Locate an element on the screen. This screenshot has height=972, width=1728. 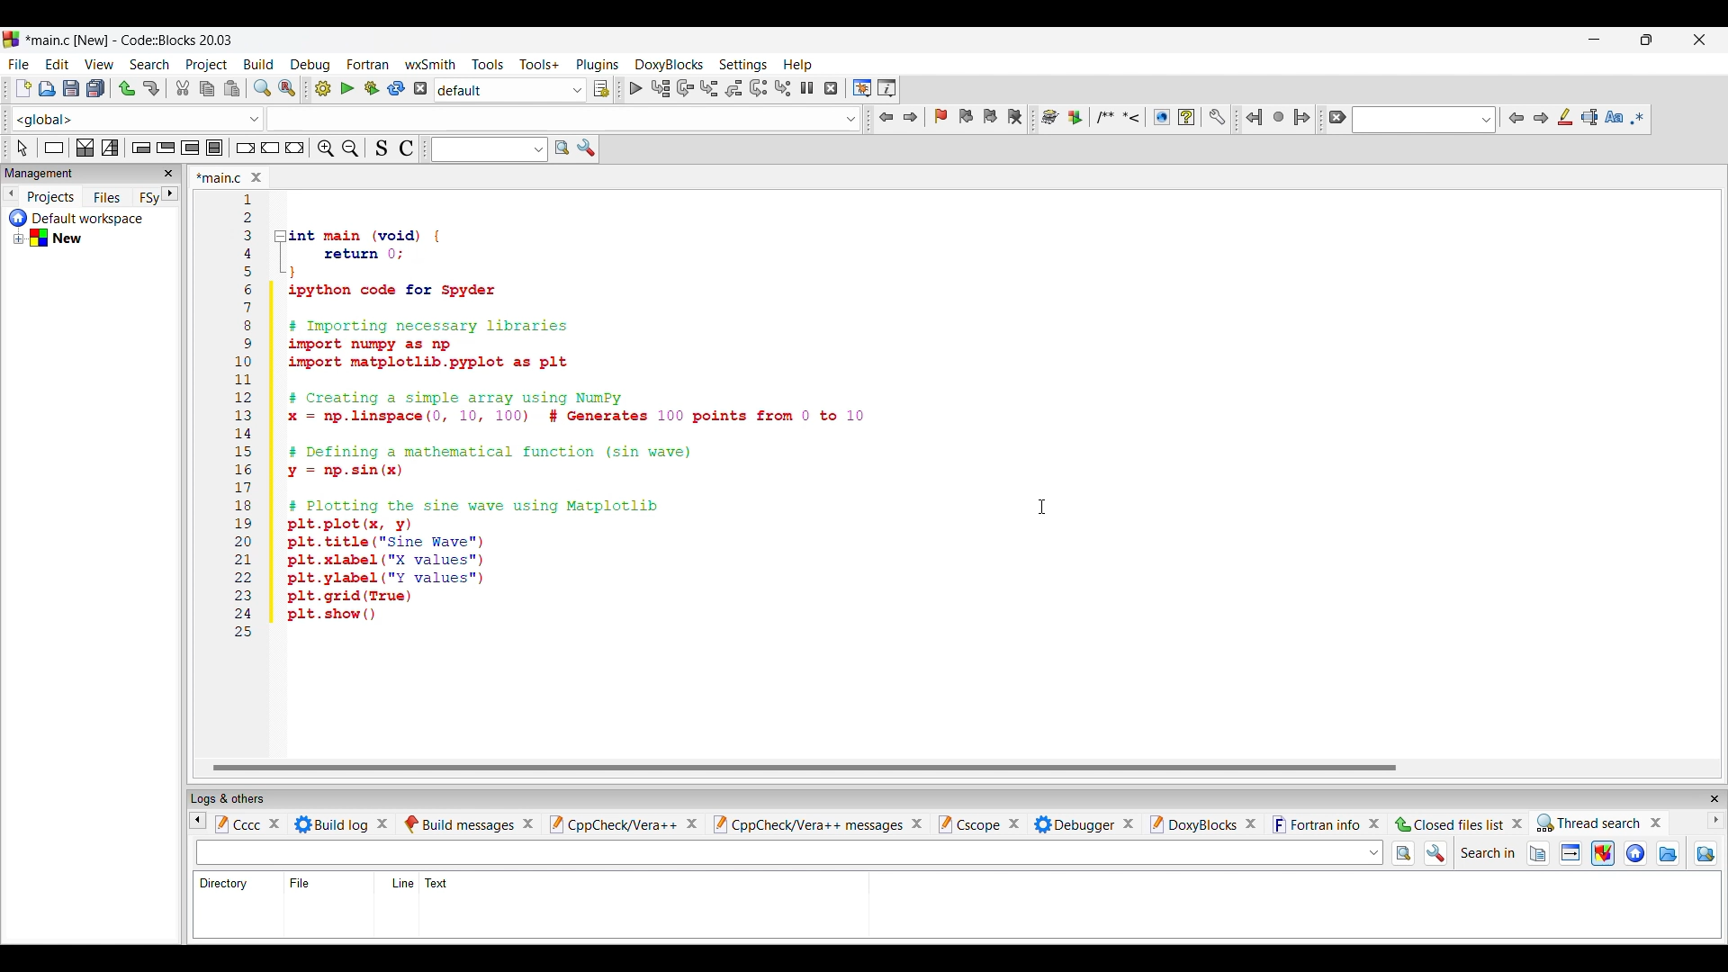
Save everything is located at coordinates (96, 88).